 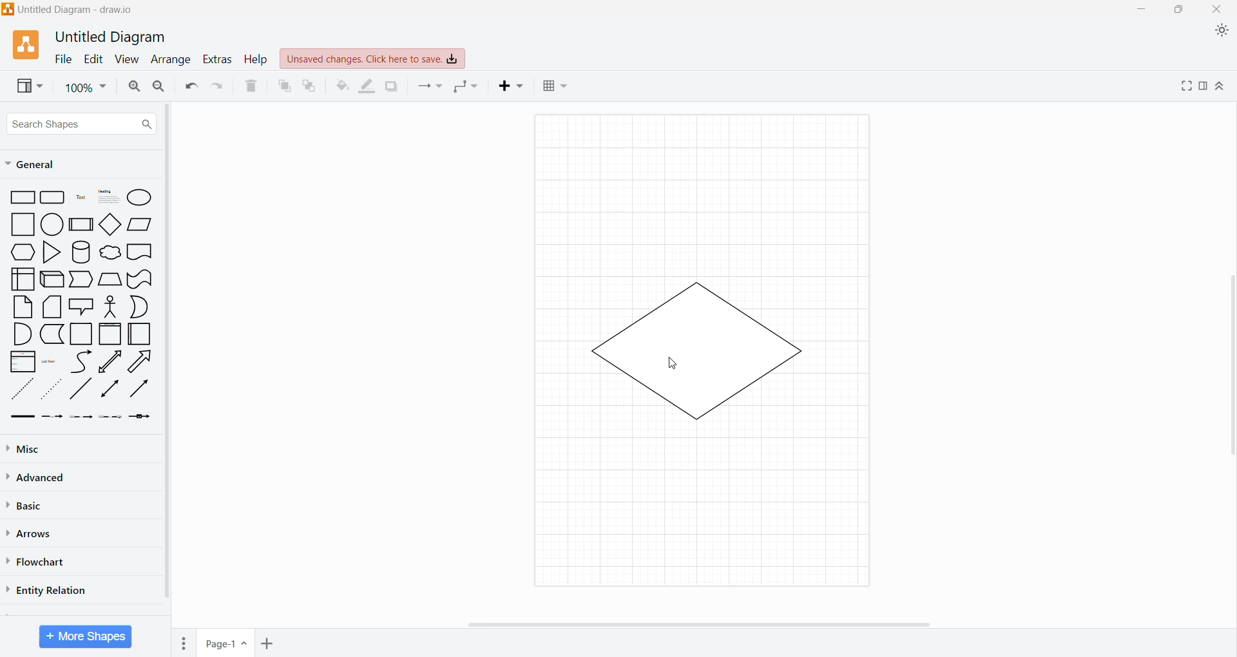 What do you see at coordinates (674, 365) in the screenshot?
I see `Cursor Position` at bounding box center [674, 365].